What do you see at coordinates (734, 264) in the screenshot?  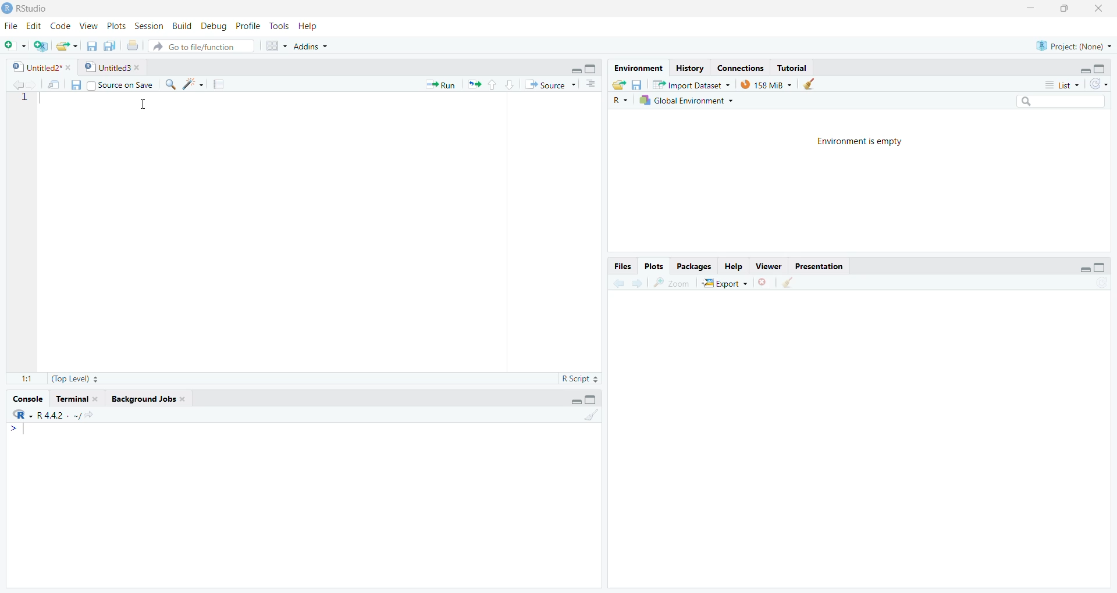 I see `Help` at bounding box center [734, 264].